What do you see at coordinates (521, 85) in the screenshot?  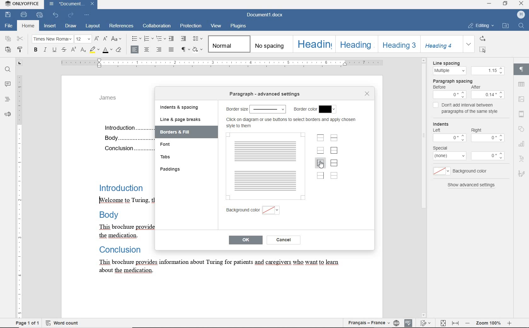 I see `table` at bounding box center [521, 85].